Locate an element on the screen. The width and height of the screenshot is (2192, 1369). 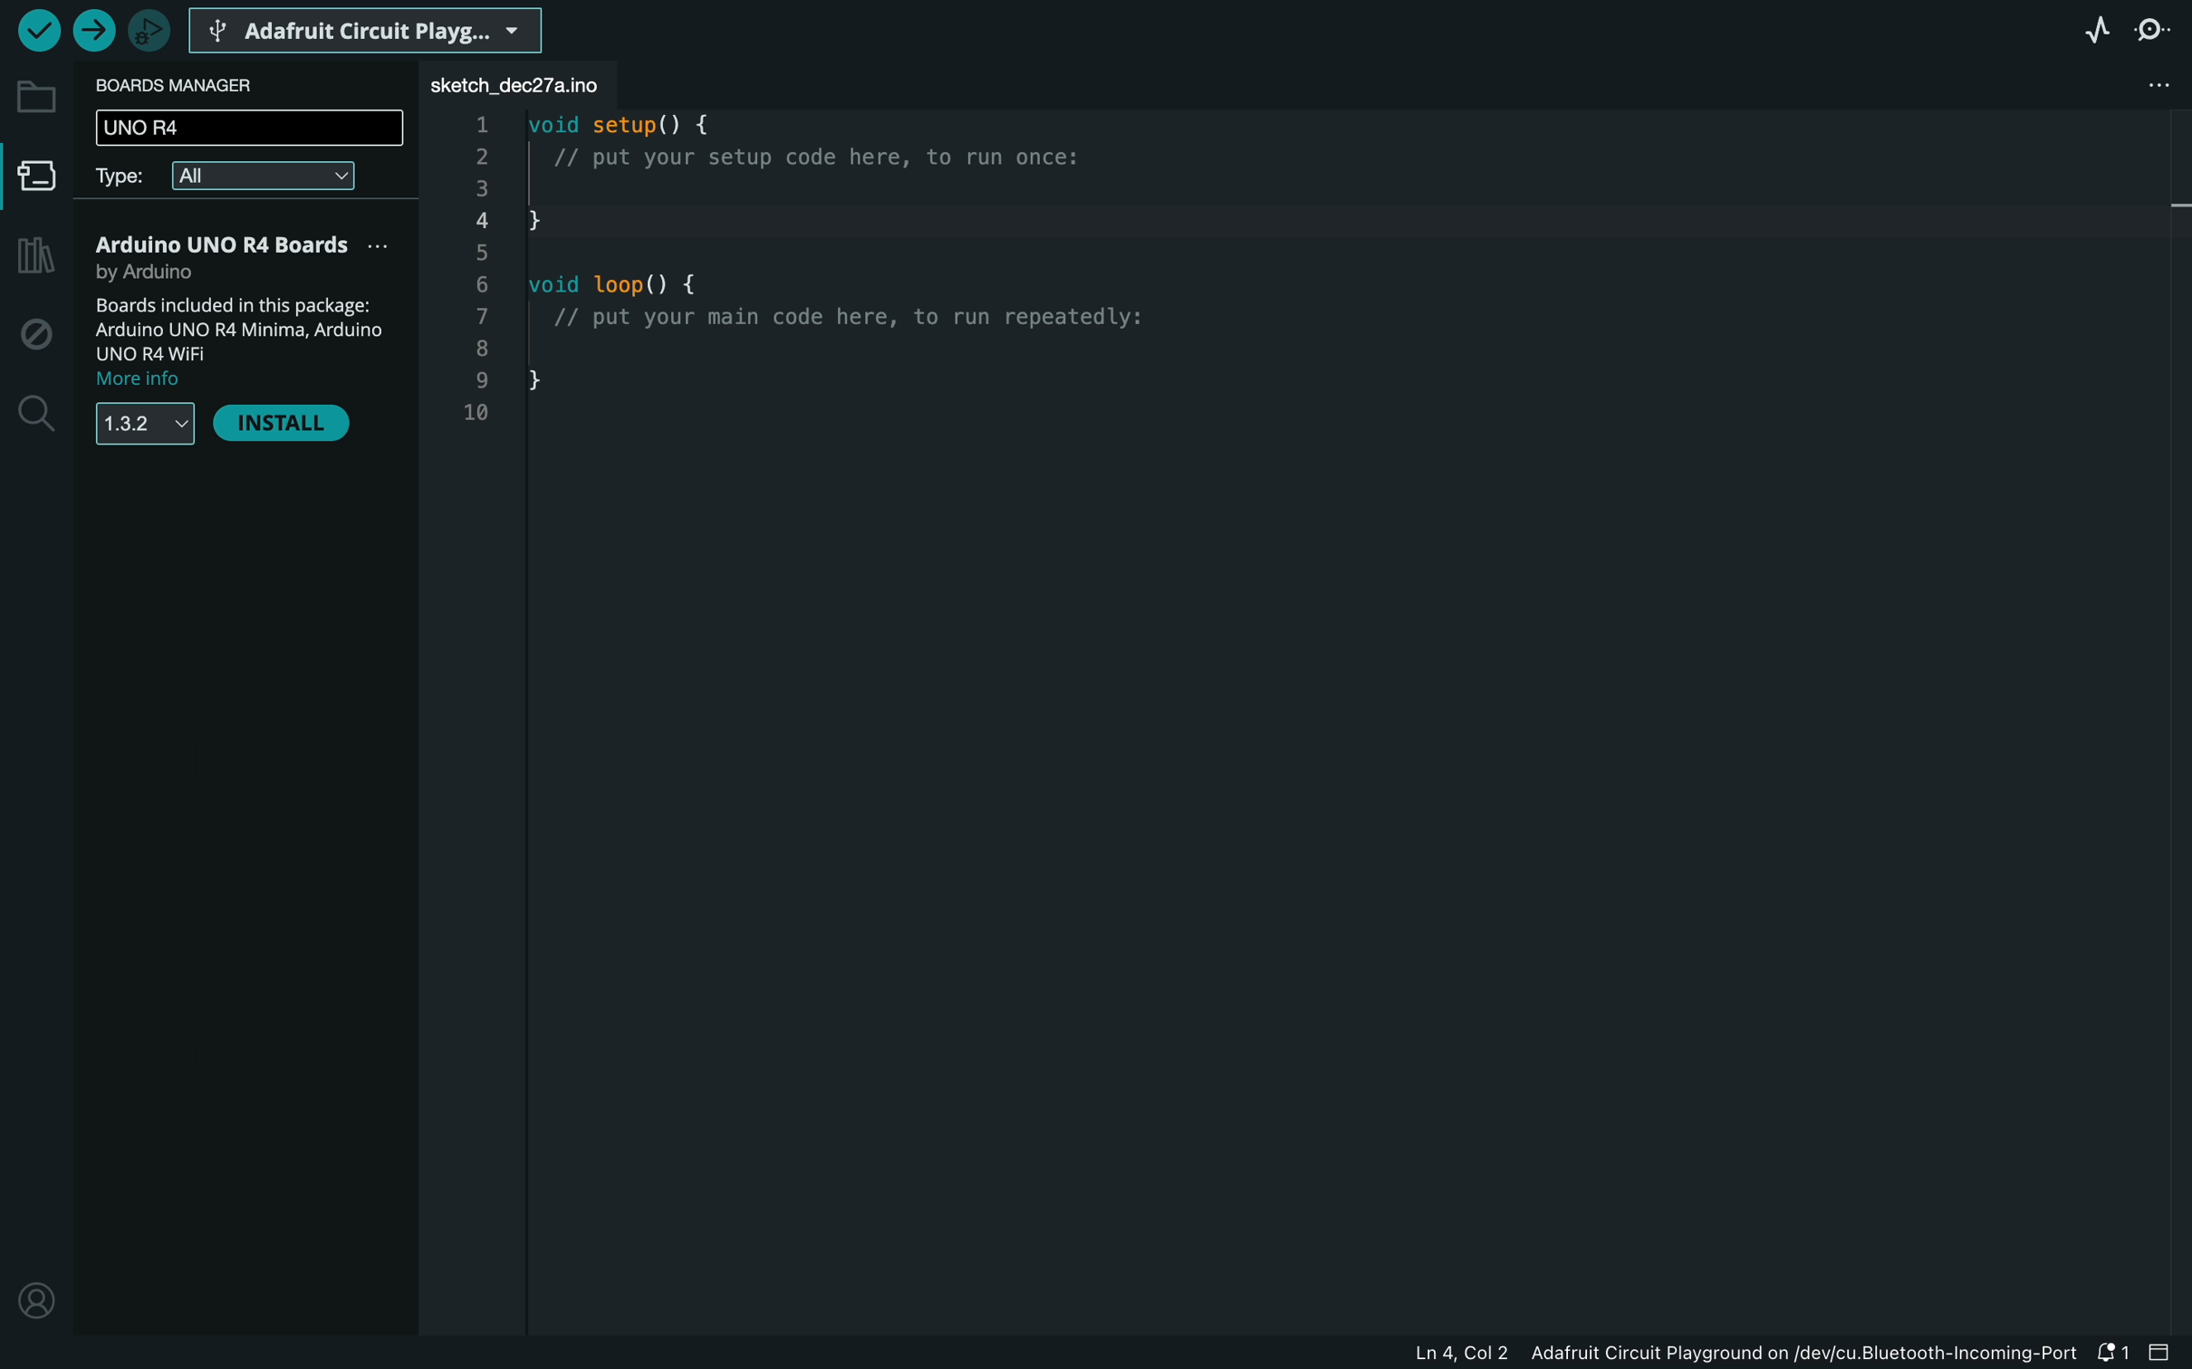
file setting is located at coordinates (2142, 85).